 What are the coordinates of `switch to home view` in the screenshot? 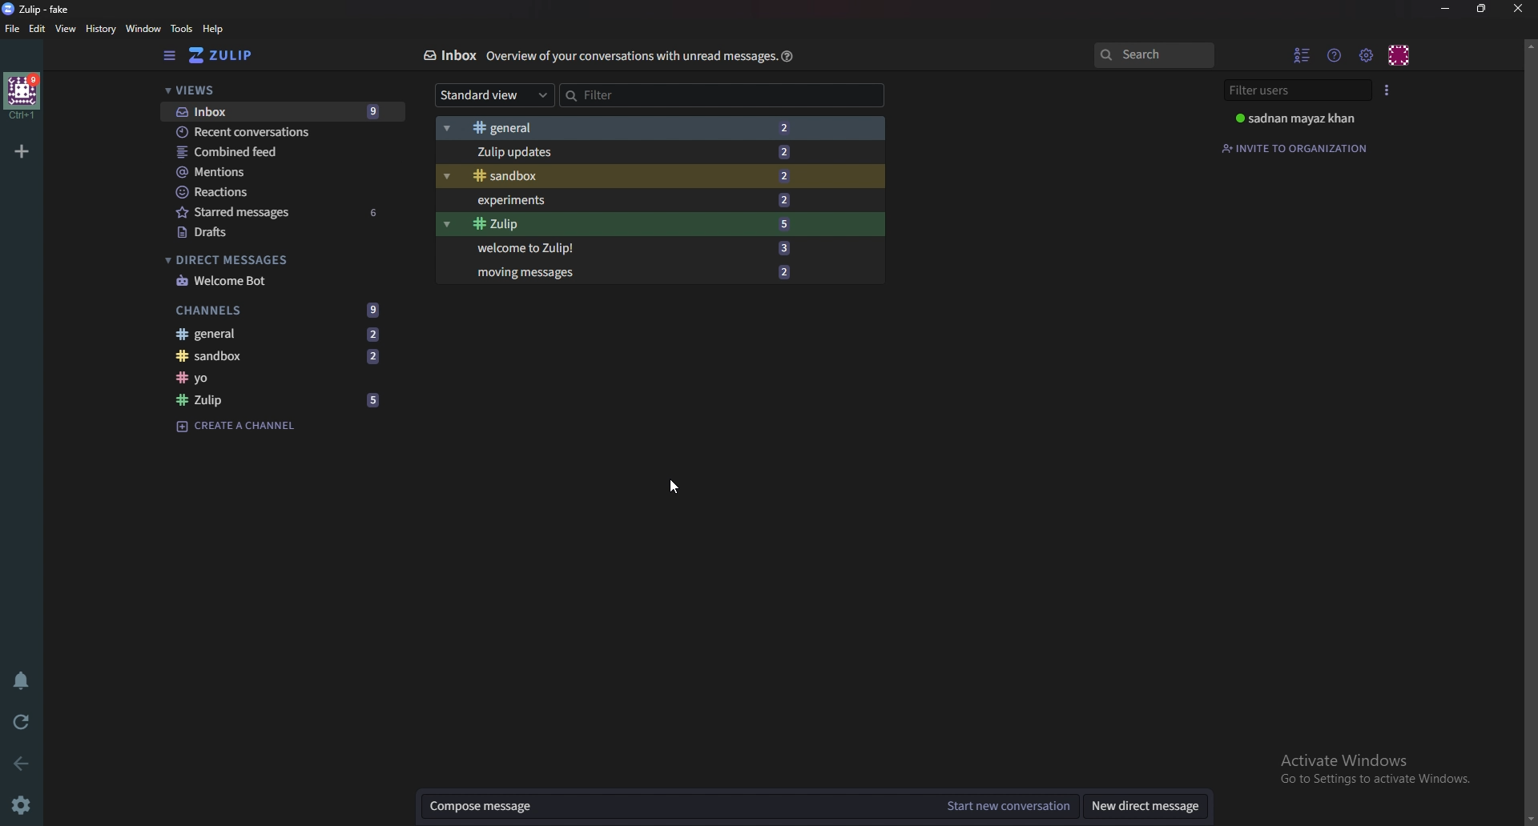 It's located at (227, 56).